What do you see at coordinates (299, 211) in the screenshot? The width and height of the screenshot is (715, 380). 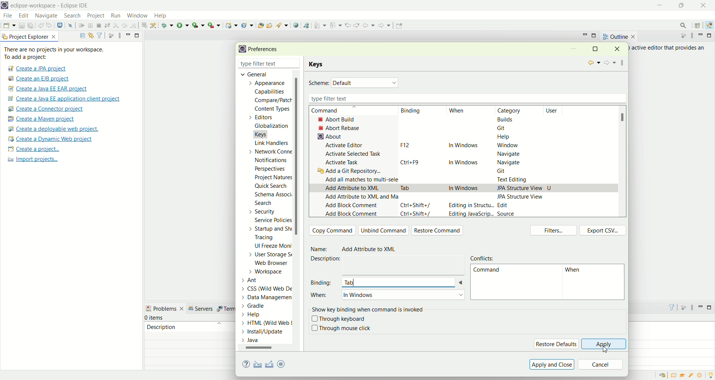 I see `scroll bar` at bounding box center [299, 211].